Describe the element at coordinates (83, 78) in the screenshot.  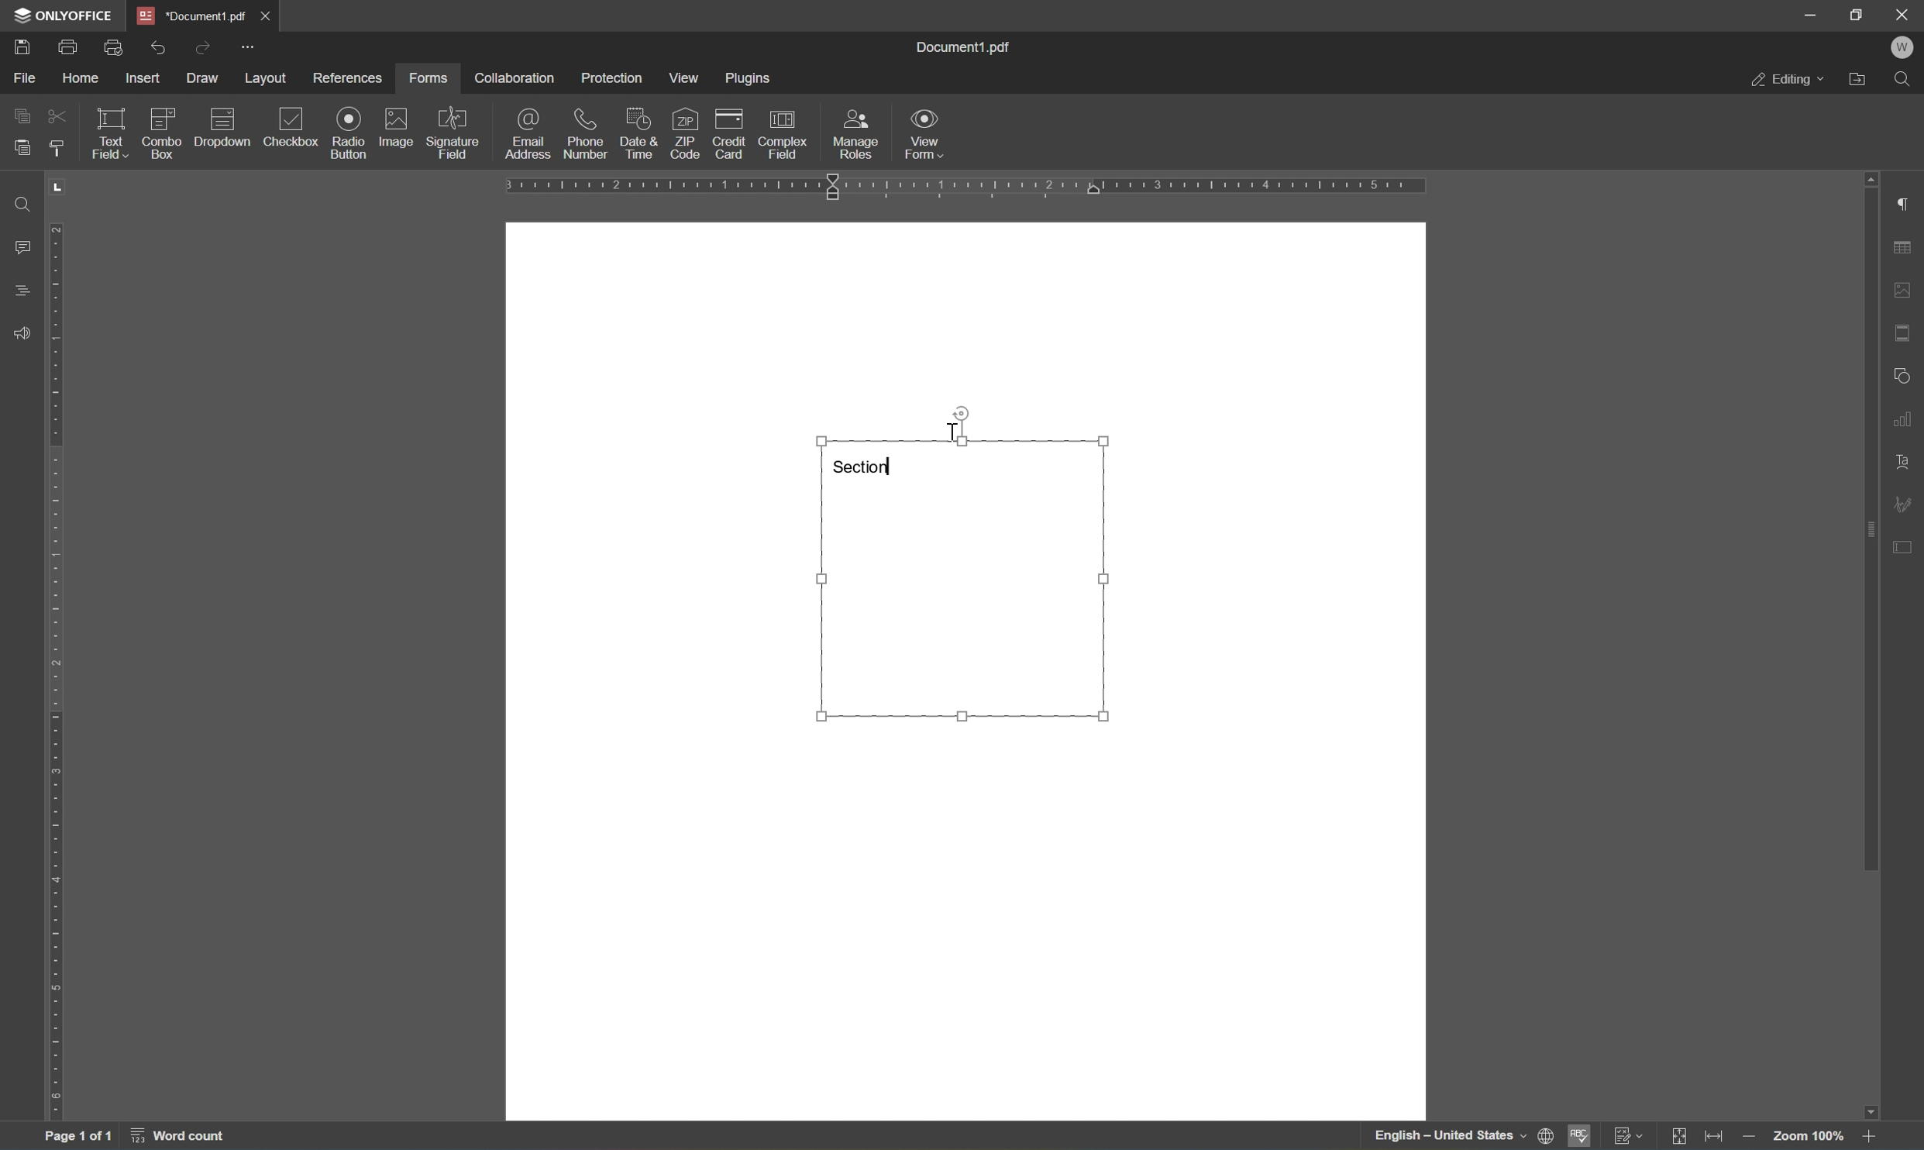
I see `home` at that location.